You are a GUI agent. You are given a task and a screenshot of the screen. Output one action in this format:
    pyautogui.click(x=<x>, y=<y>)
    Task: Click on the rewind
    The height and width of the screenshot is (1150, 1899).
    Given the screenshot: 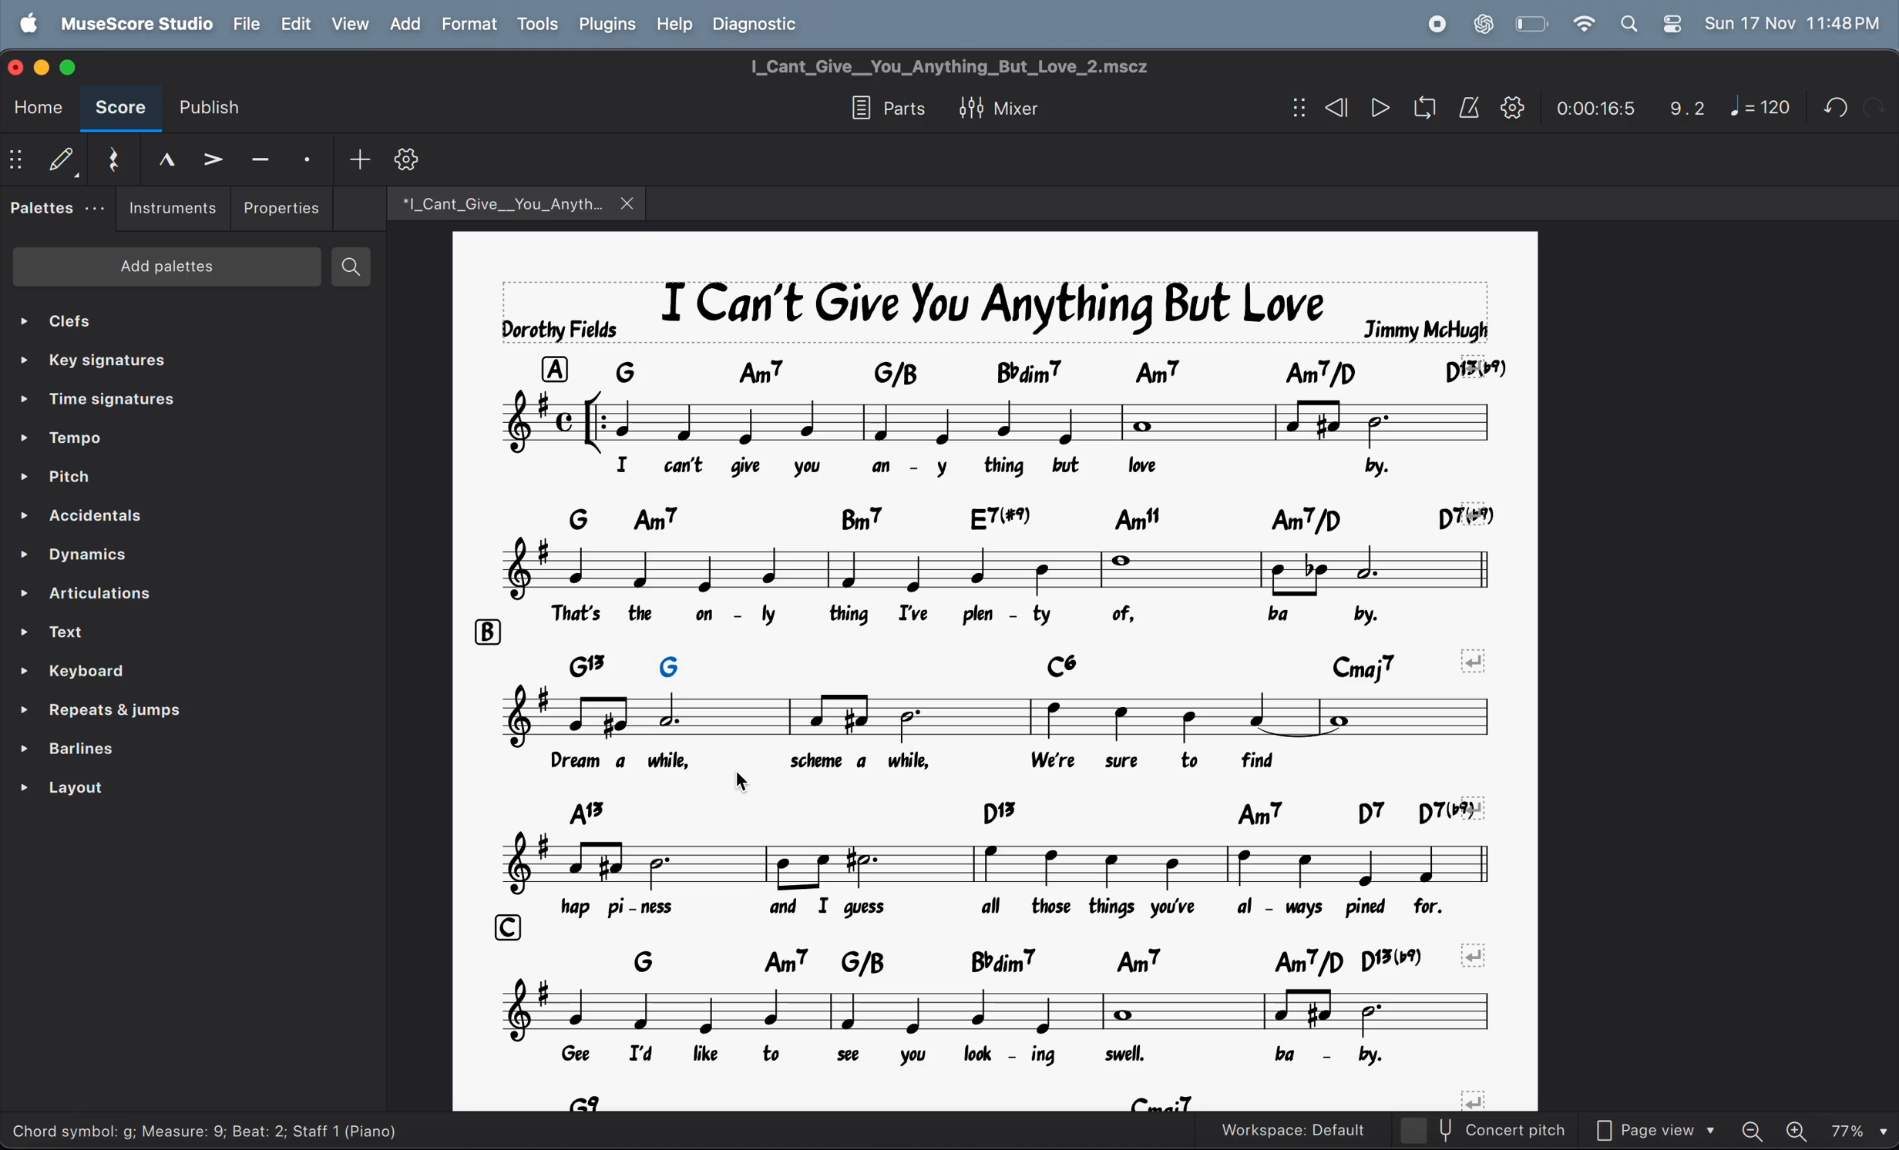 What is the action you would take?
    pyautogui.click(x=1320, y=107)
    